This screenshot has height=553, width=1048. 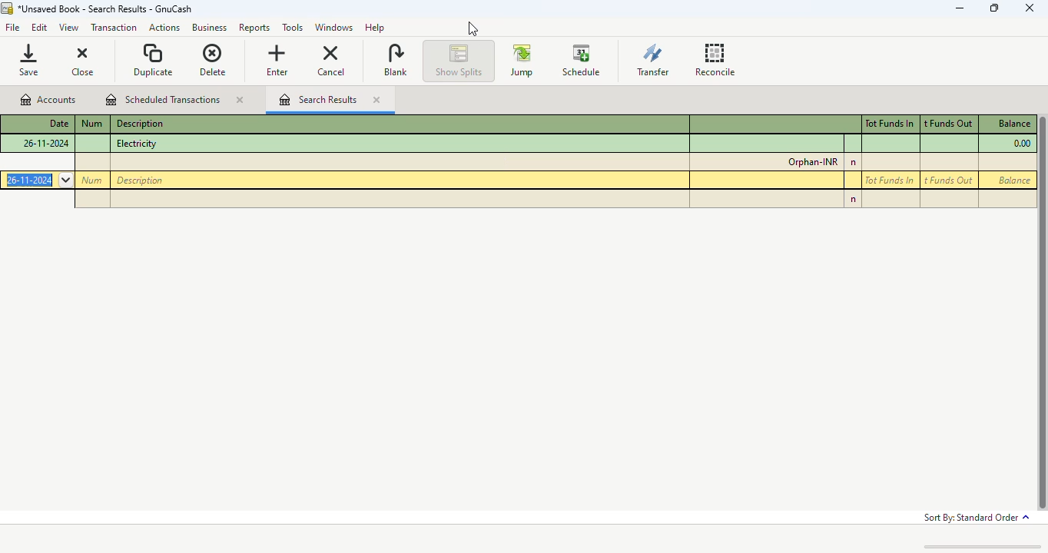 I want to click on minimize, so click(x=960, y=8).